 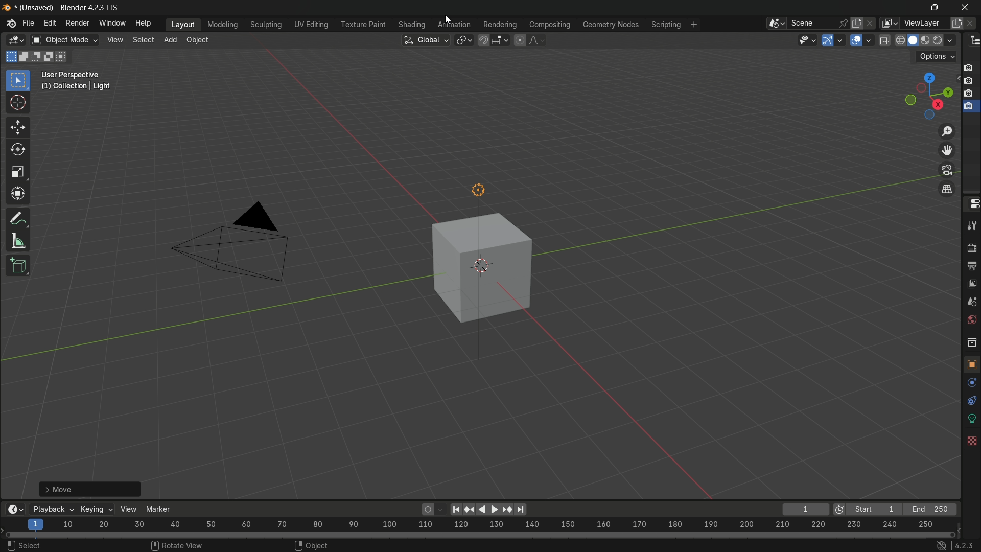 What do you see at coordinates (455, 509) in the screenshot?
I see `jump to endpoint` at bounding box center [455, 509].